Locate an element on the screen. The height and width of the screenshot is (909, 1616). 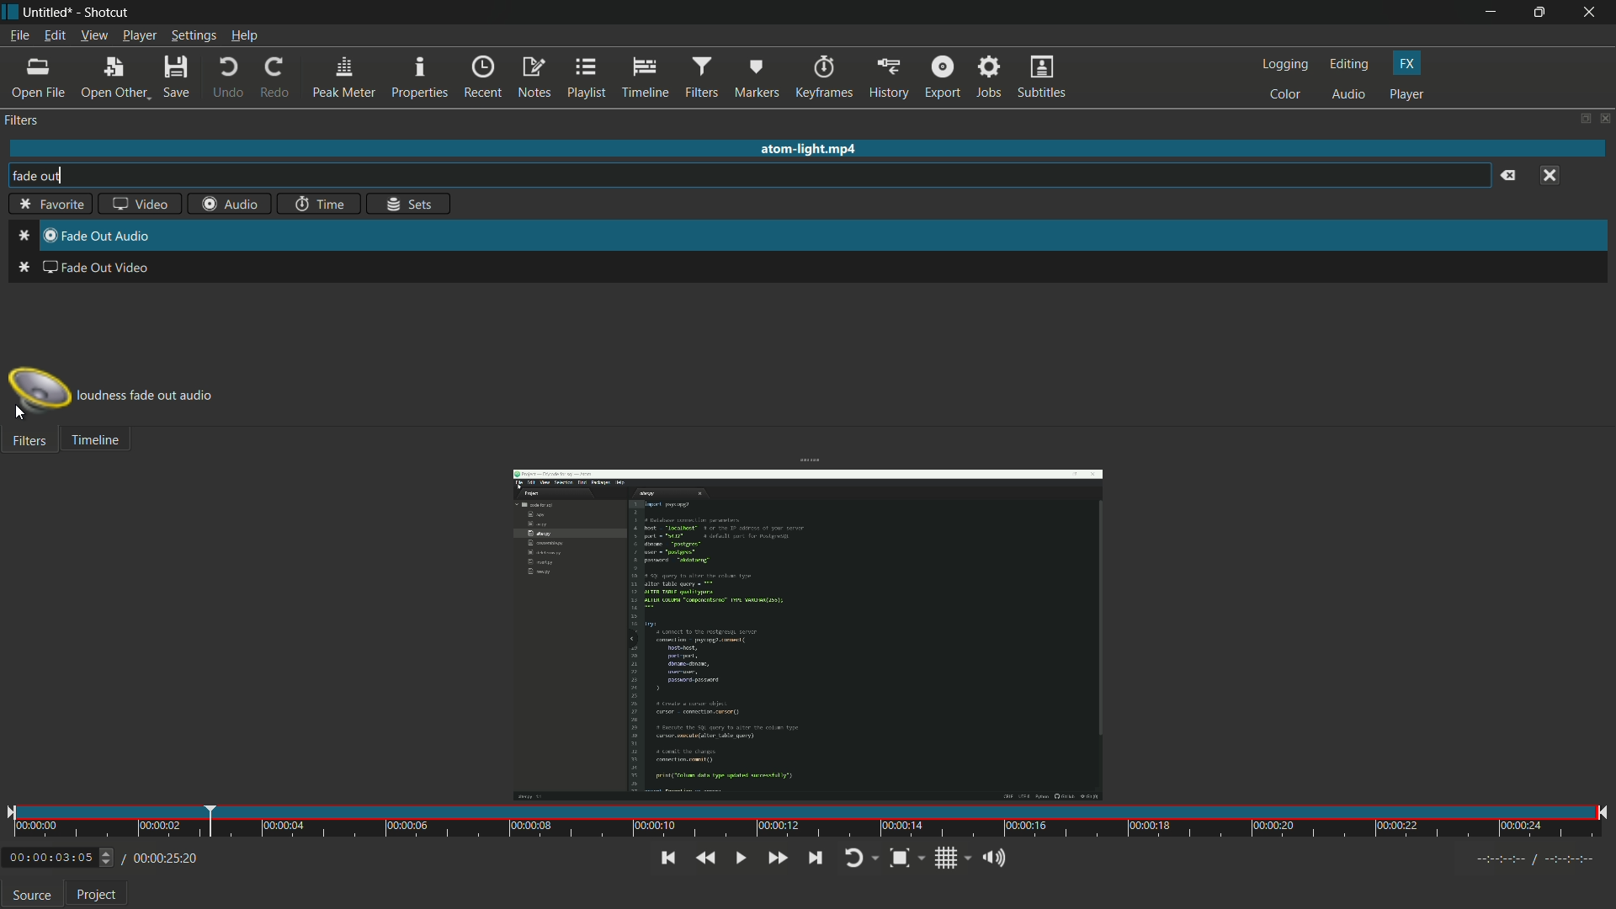
minimize is located at coordinates (1489, 13).